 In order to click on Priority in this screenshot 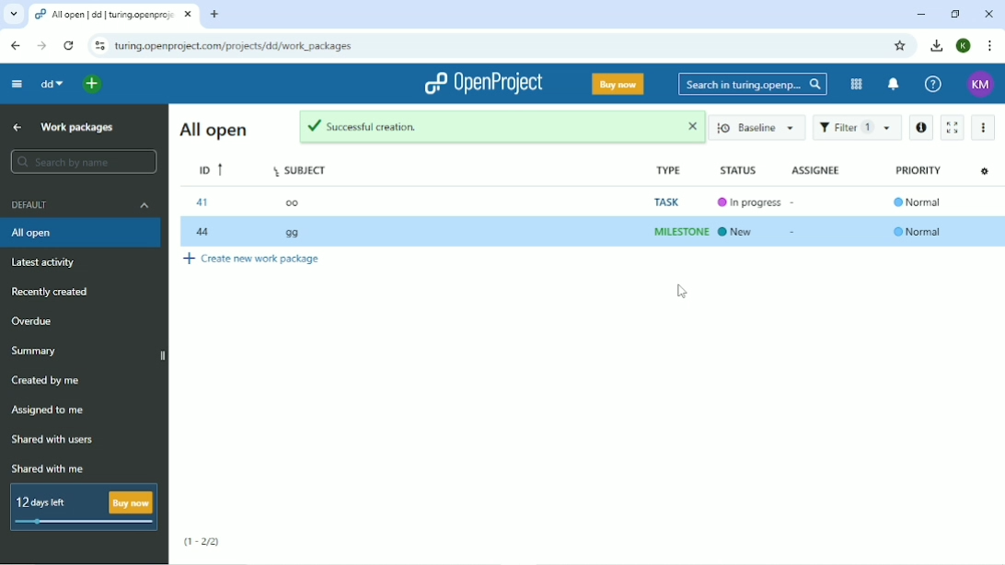, I will do `click(919, 170)`.